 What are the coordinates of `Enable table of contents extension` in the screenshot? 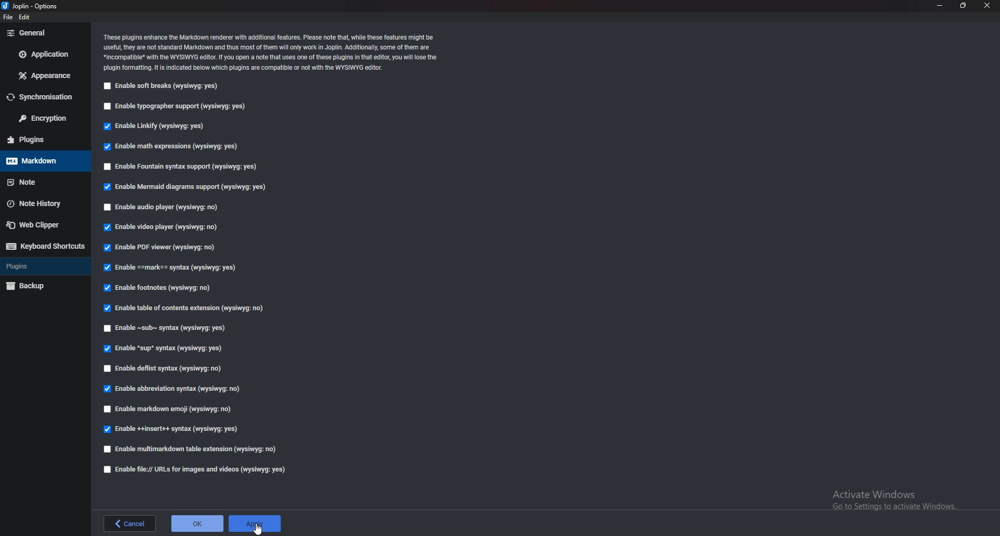 It's located at (185, 308).